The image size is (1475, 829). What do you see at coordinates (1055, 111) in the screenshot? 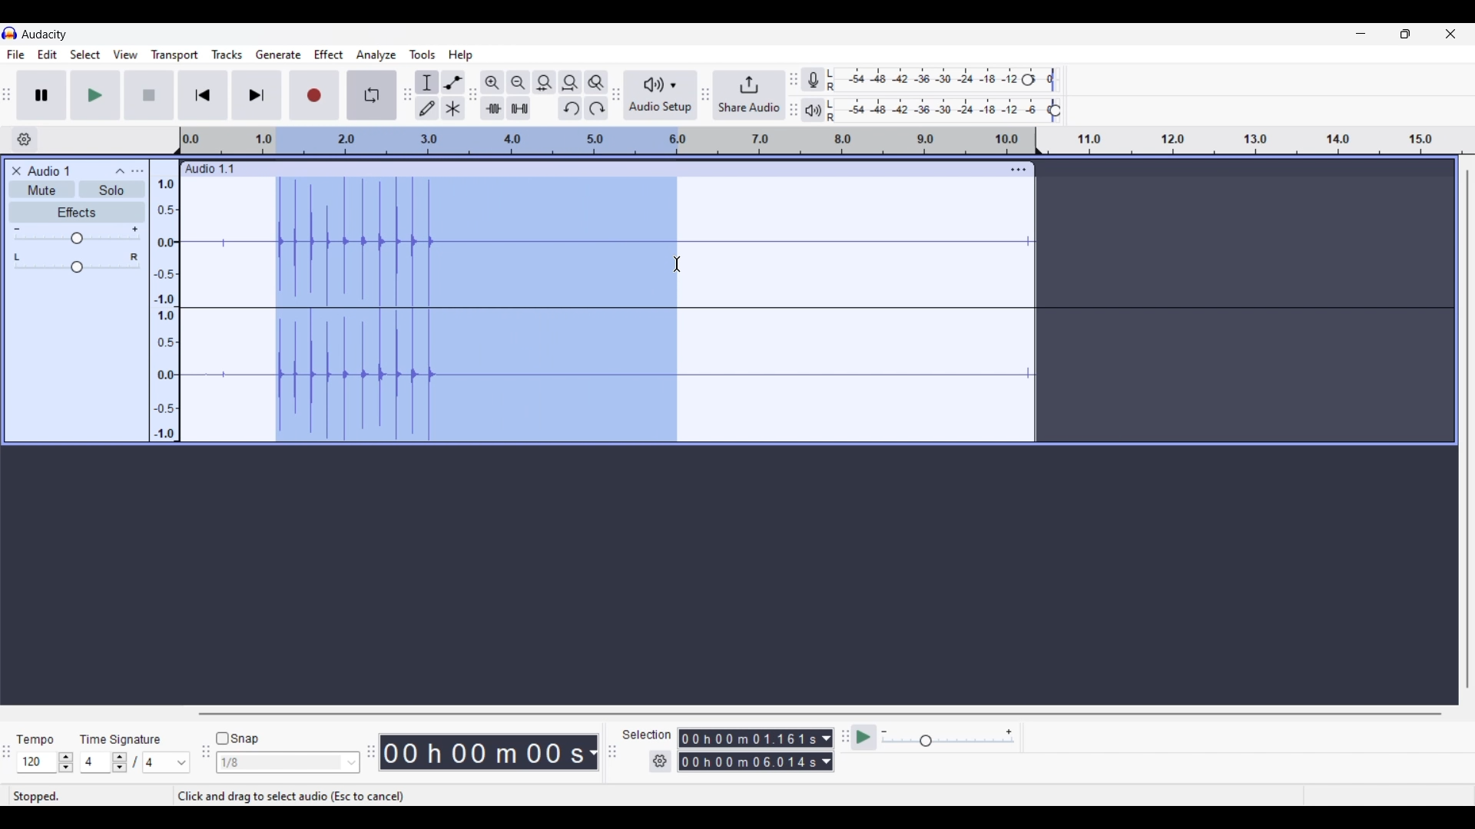
I see `Playback level header` at bounding box center [1055, 111].